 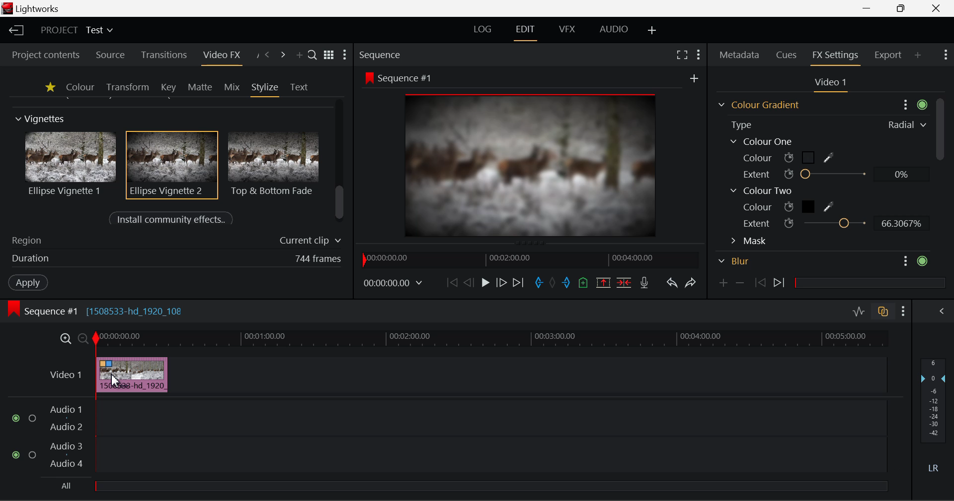 What do you see at coordinates (65, 339) in the screenshot?
I see `Timeline Zoom In` at bounding box center [65, 339].